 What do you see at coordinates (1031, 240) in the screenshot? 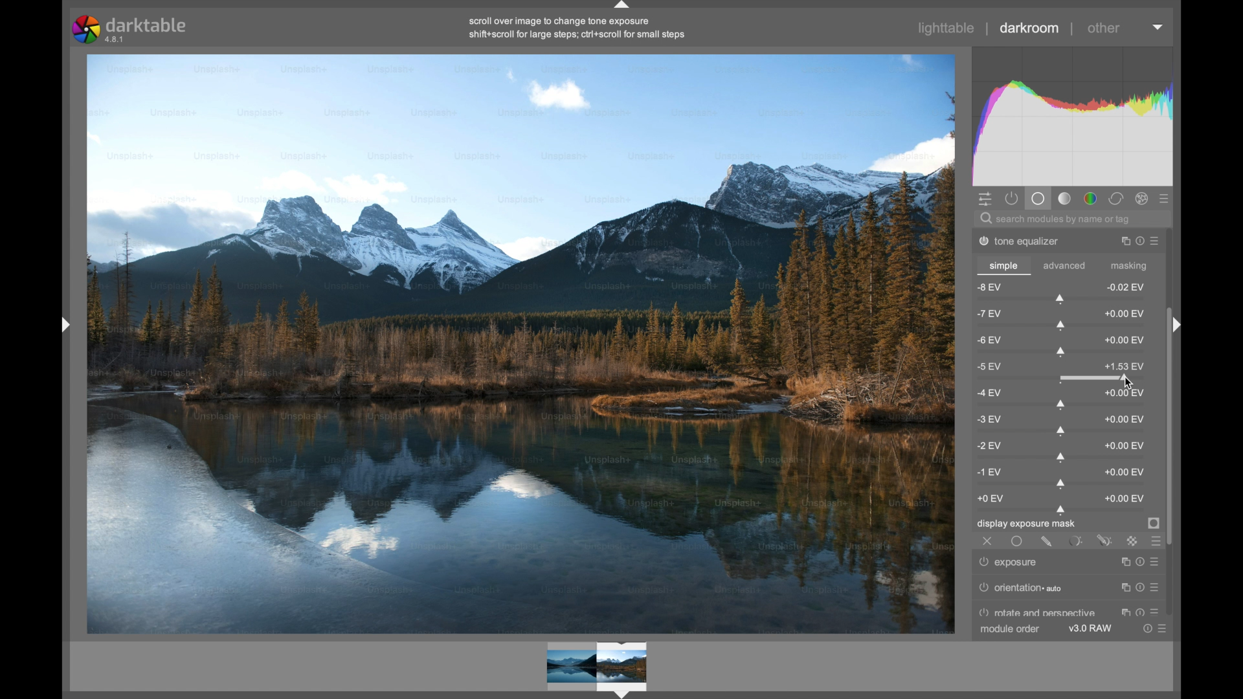
I see `tone equalizer` at bounding box center [1031, 240].